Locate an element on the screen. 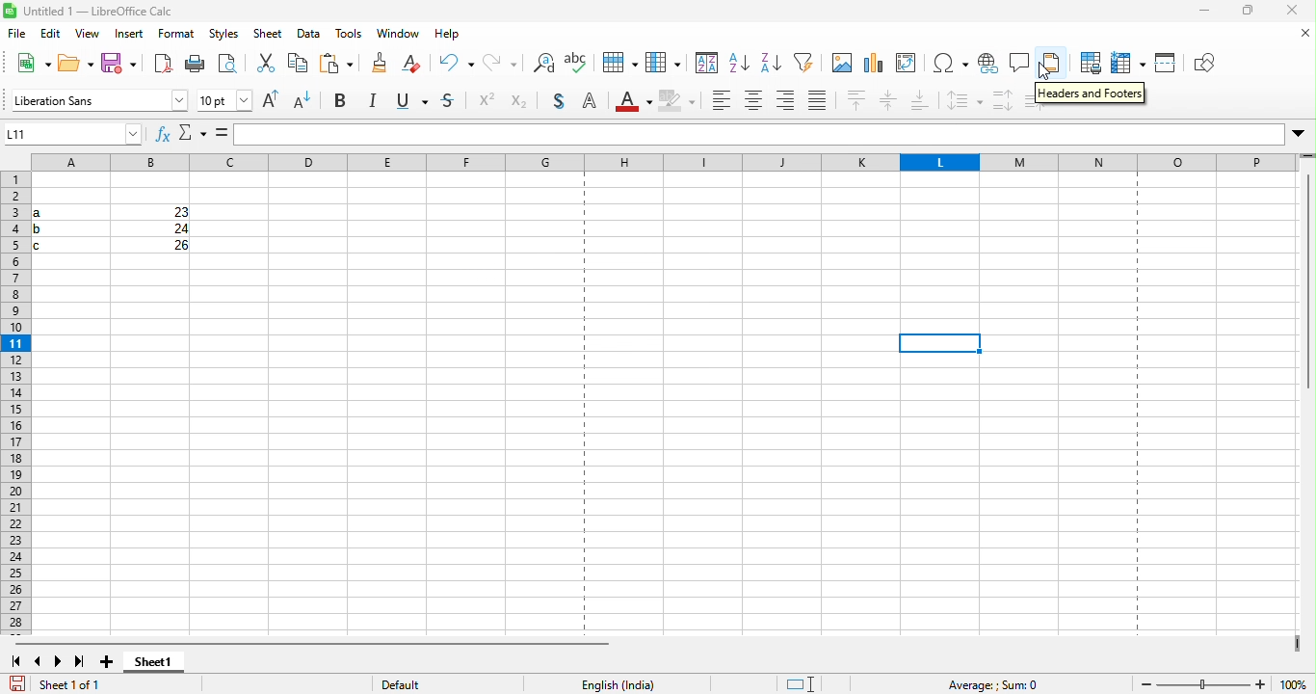  copy is located at coordinates (266, 65).